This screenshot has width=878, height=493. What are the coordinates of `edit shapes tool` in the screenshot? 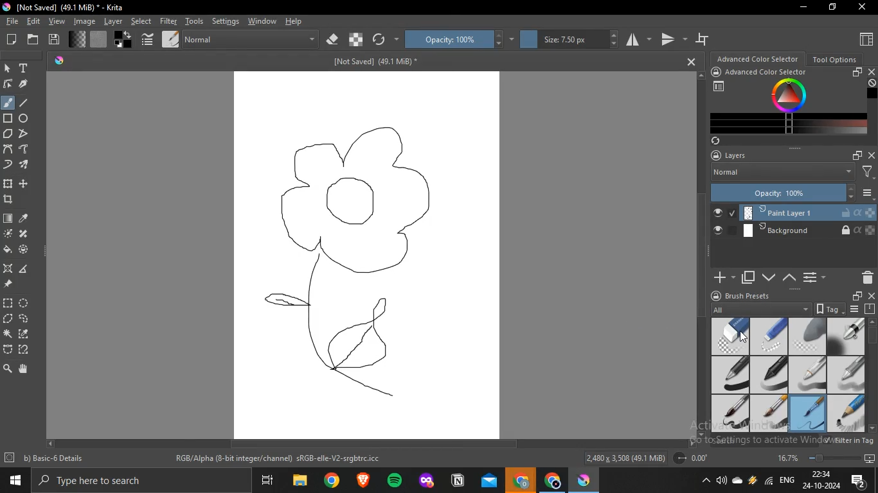 It's located at (8, 84).